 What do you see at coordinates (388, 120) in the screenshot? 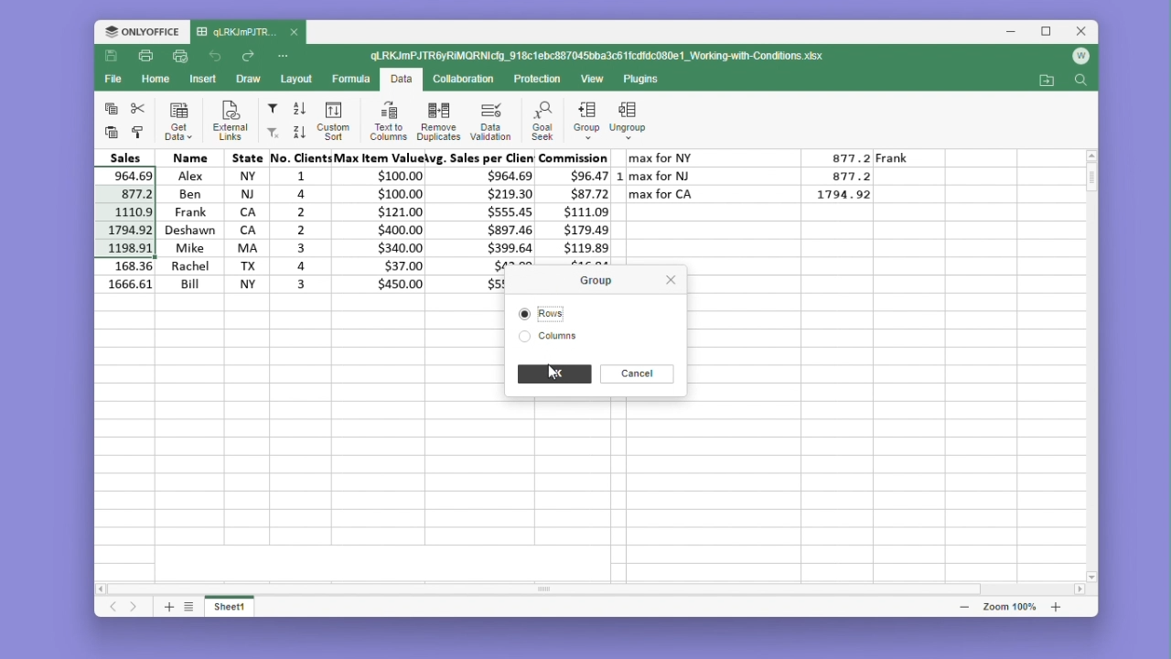
I see `Text to columns` at bounding box center [388, 120].